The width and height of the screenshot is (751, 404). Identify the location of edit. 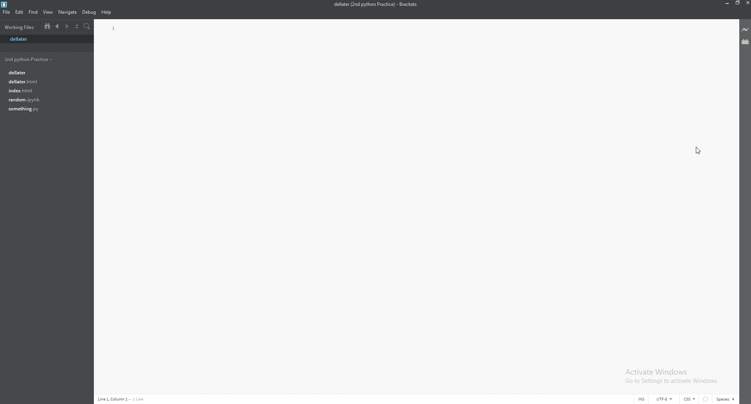
(20, 12).